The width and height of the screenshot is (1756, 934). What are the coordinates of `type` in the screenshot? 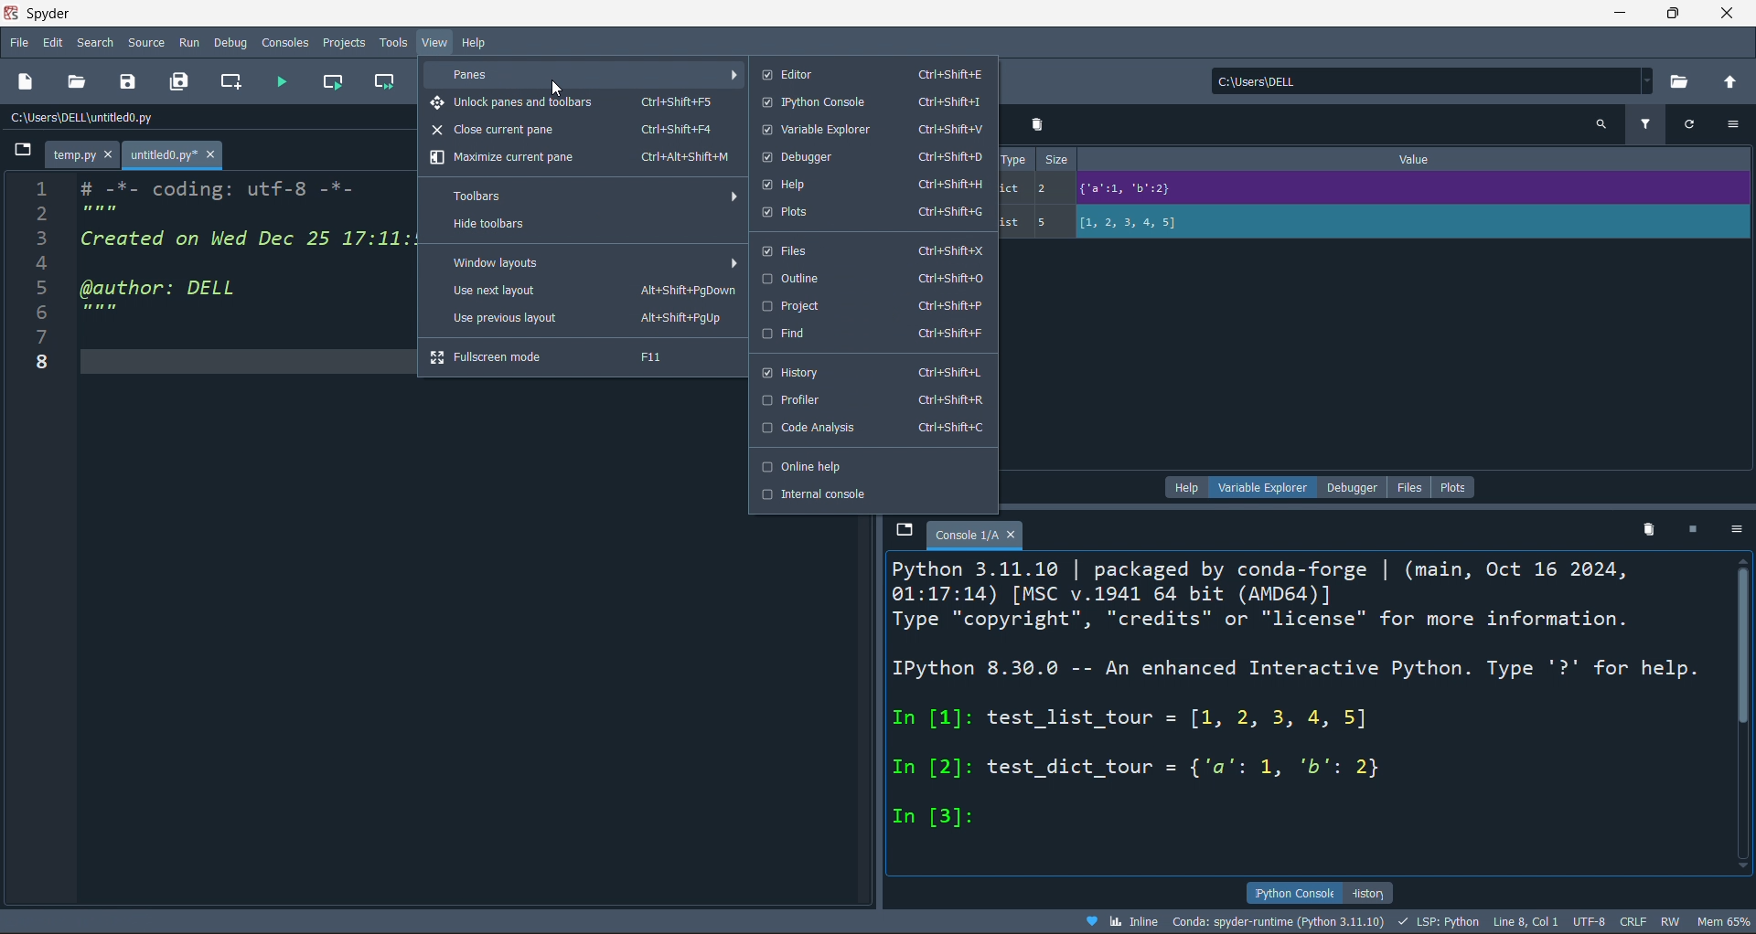 It's located at (1014, 159).